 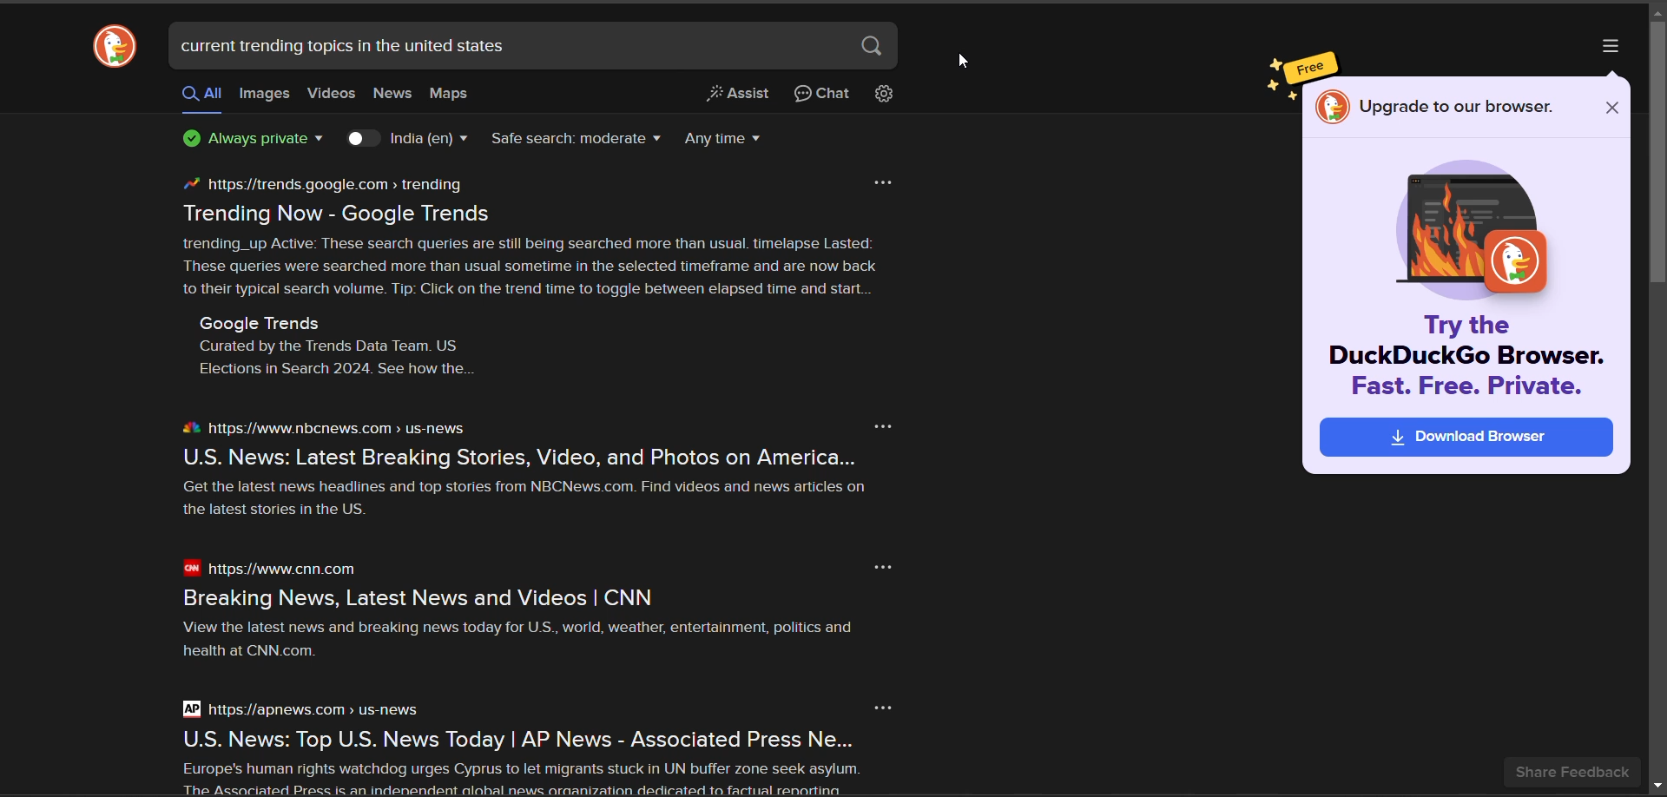 What do you see at coordinates (201, 99) in the screenshot?
I see `all` at bounding box center [201, 99].